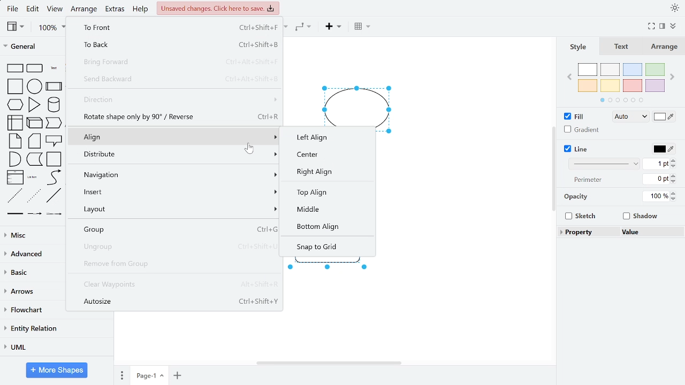 The width and height of the screenshot is (685, 385). I want to click on insert, so click(332, 28).